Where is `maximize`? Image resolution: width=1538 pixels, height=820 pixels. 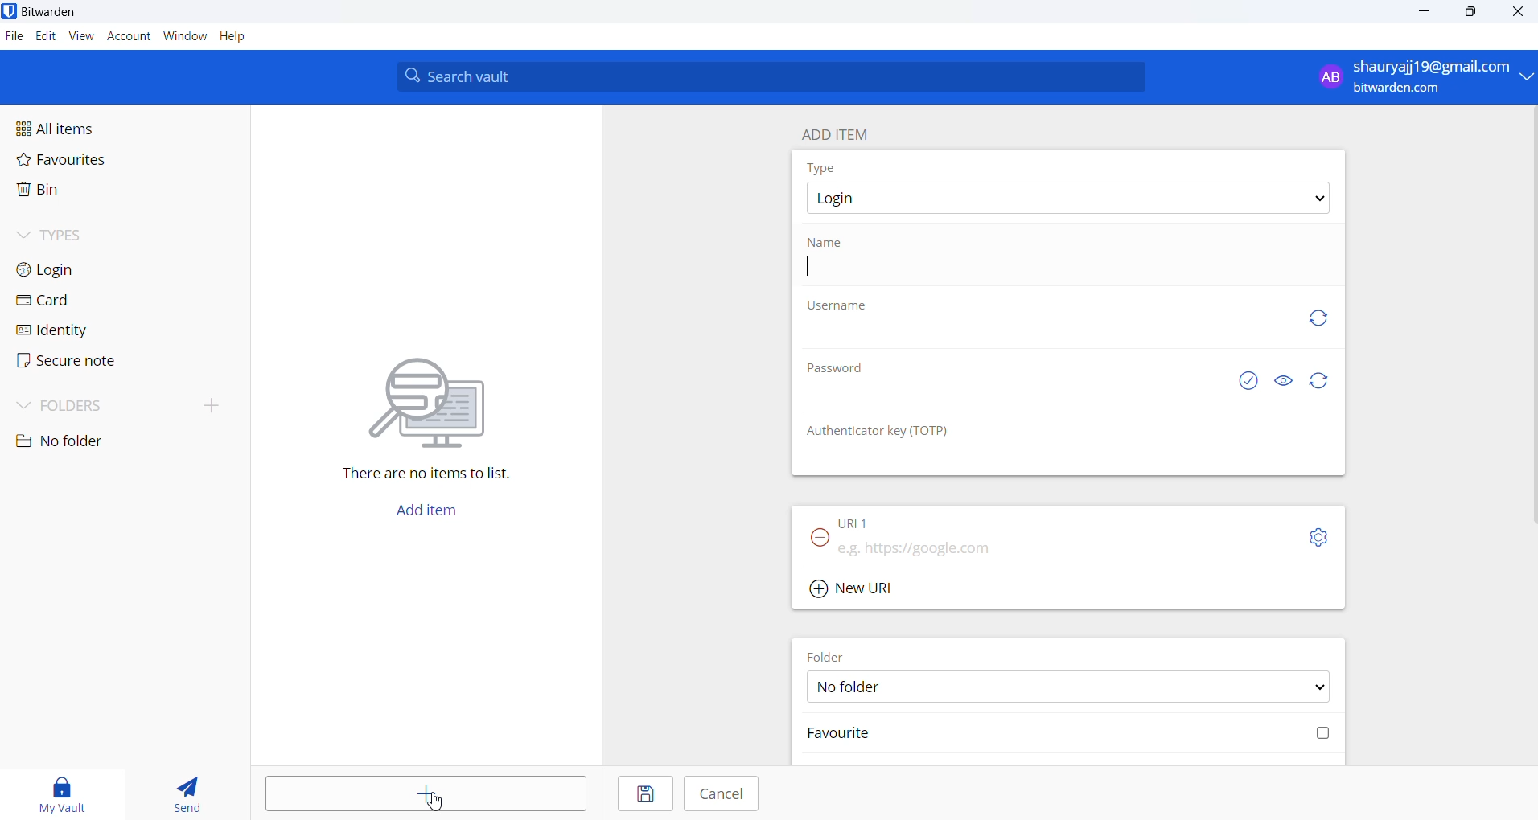 maximize is located at coordinates (1468, 14).